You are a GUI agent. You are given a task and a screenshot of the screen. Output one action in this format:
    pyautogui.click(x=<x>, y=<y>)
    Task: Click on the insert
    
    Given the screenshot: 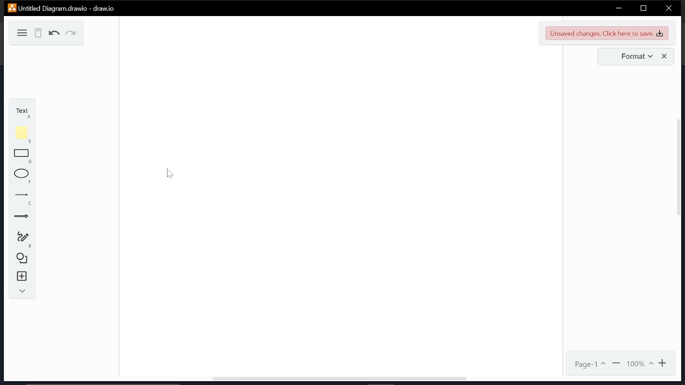 What is the action you would take?
    pyautogui.click(x=22, y=276)
    